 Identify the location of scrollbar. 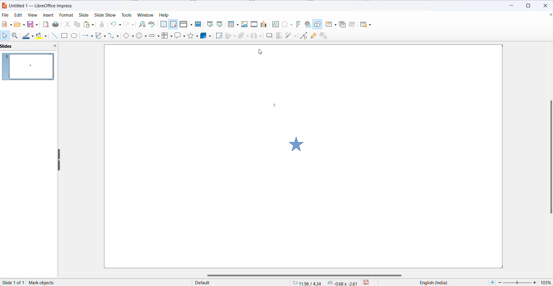
(547, 158).